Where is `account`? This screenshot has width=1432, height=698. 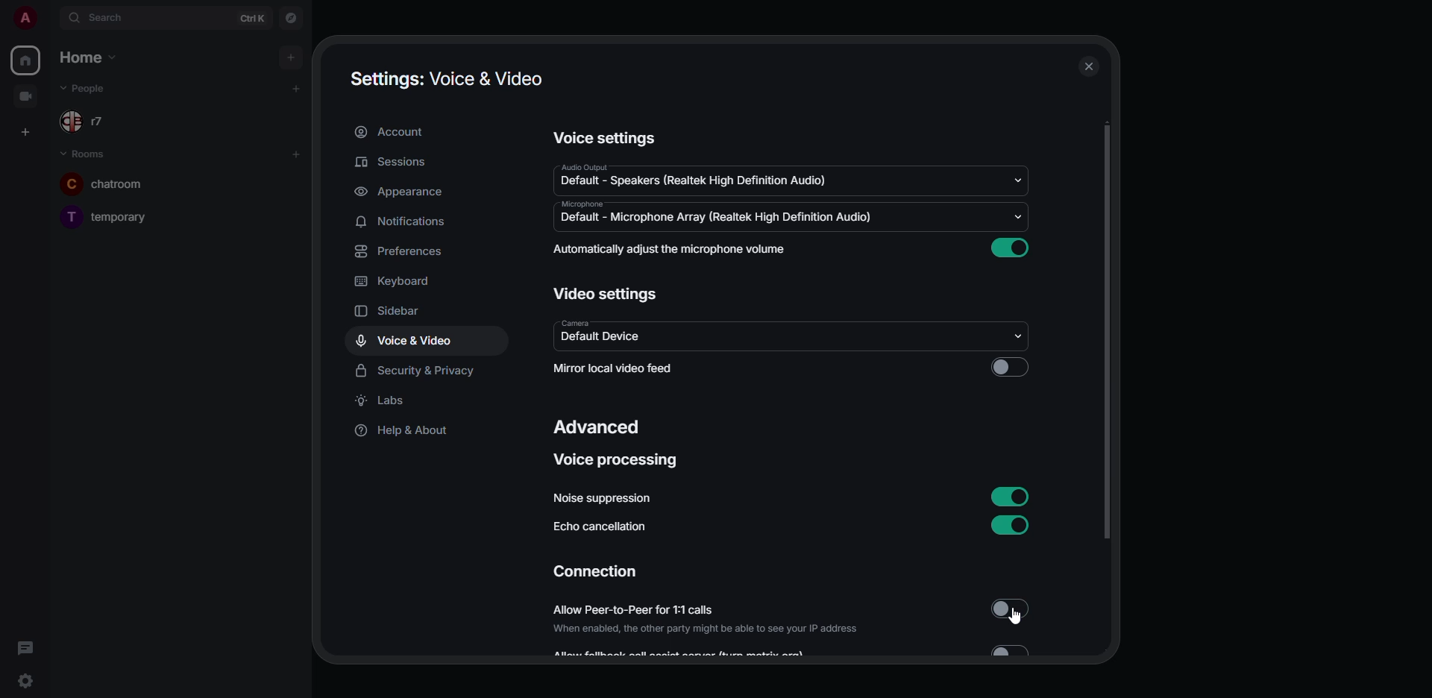
account is located at coordinates (390, 133).